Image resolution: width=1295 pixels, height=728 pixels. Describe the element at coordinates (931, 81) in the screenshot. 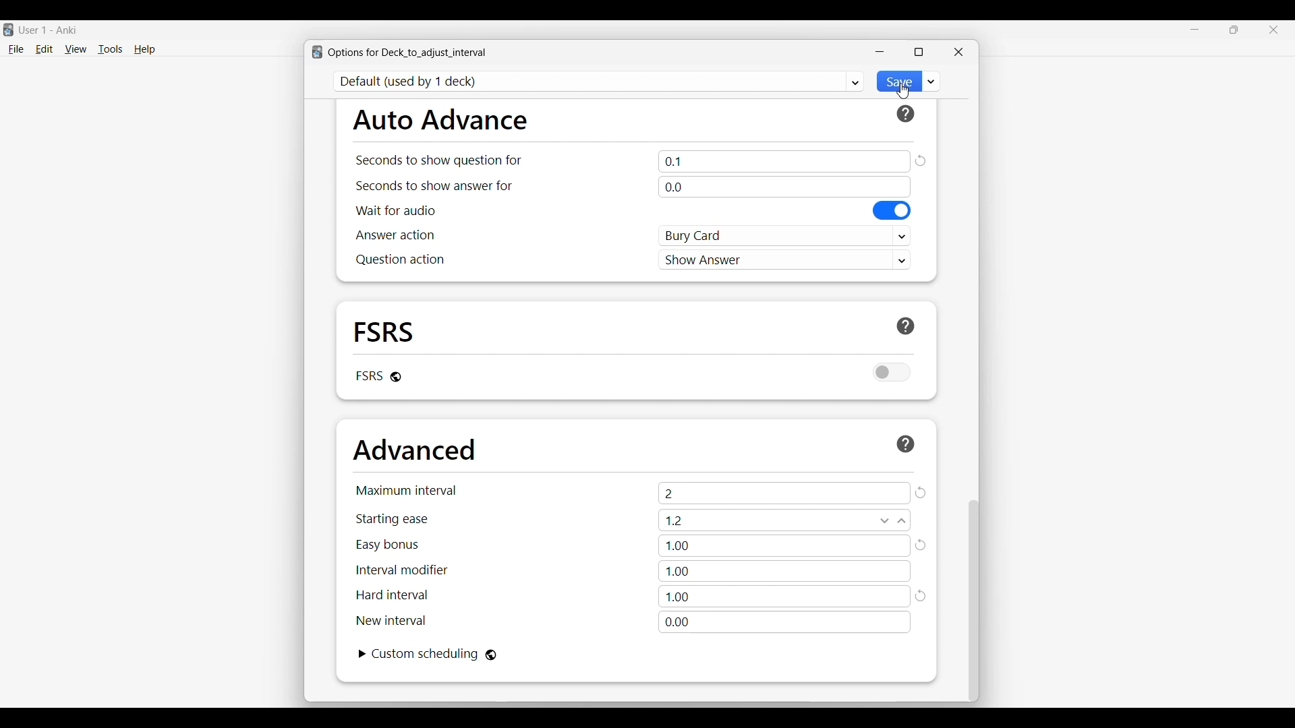

I see `Save and other options` at that location.